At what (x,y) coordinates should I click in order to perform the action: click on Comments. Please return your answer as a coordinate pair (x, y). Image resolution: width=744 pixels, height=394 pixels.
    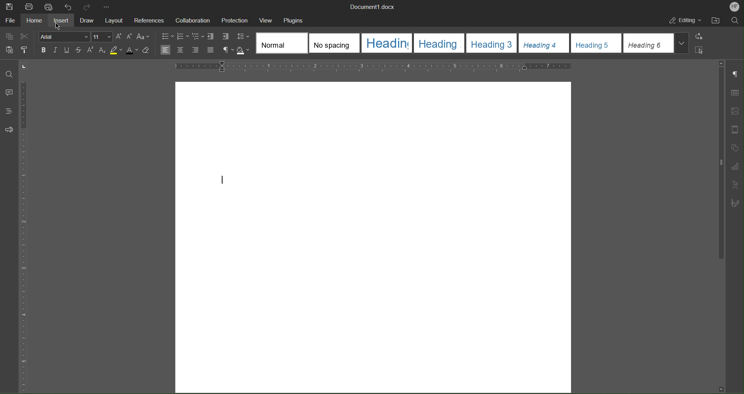
    Looking at the image, I should click on (9, 91).